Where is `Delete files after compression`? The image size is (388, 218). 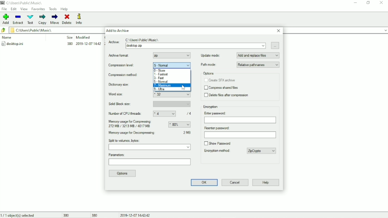
Delete files after compression is located at coordinates (228, 96).